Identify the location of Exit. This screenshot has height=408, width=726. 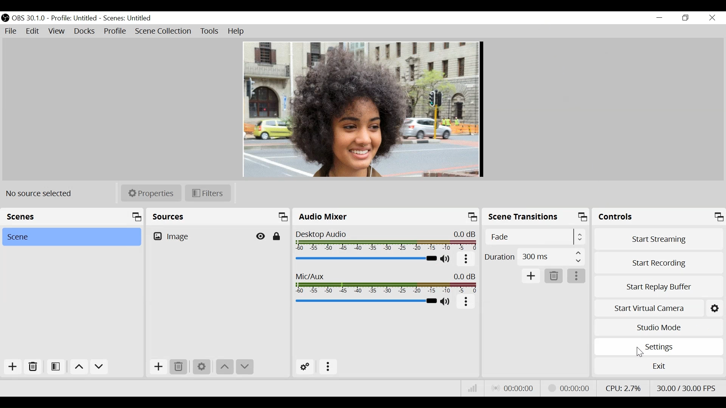
(658, 368).